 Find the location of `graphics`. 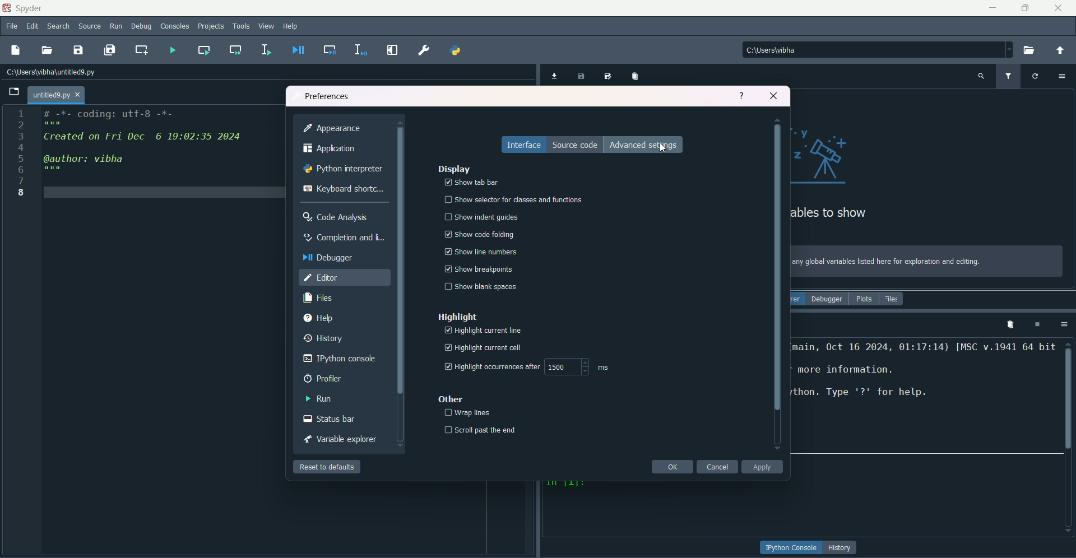

graphics is located at coordinates (830, 154).